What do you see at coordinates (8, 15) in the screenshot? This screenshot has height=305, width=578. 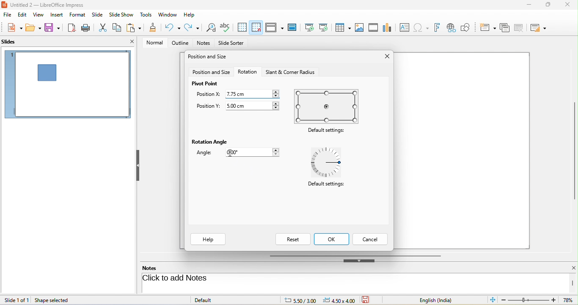 I see `file` at bounding box center [8, 15].